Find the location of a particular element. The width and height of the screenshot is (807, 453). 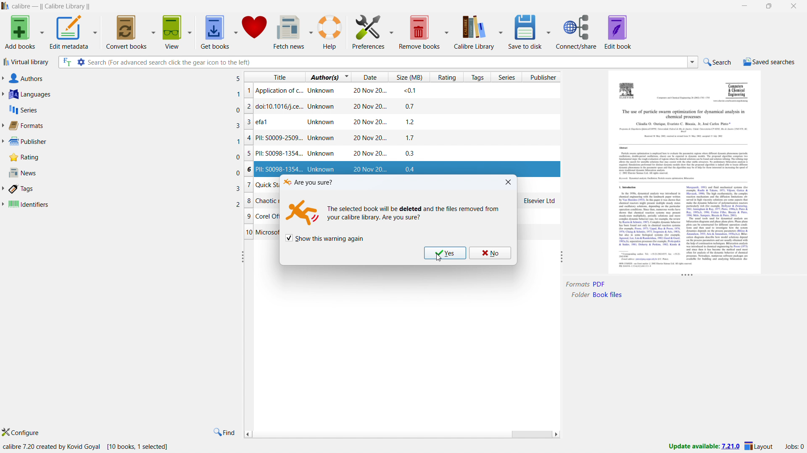

donate to clibre is located at coordinates (255, 31).